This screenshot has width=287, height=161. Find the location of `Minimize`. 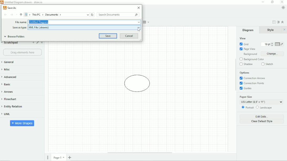

Minimize is located at coordinates (263, 2).